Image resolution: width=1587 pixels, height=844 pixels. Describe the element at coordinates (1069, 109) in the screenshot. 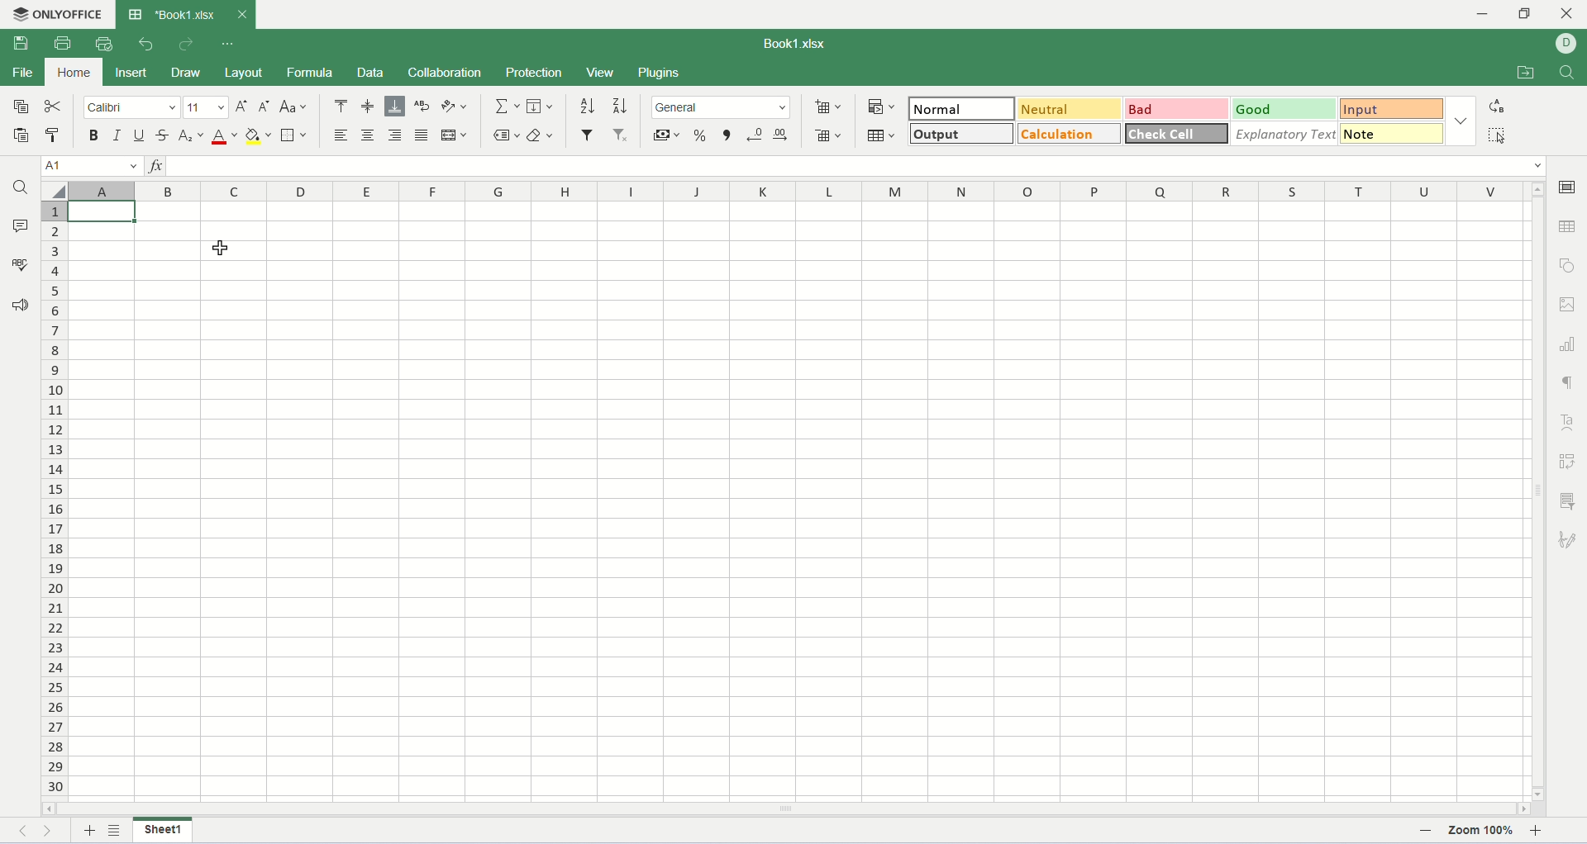

I see `neutral` at that location.